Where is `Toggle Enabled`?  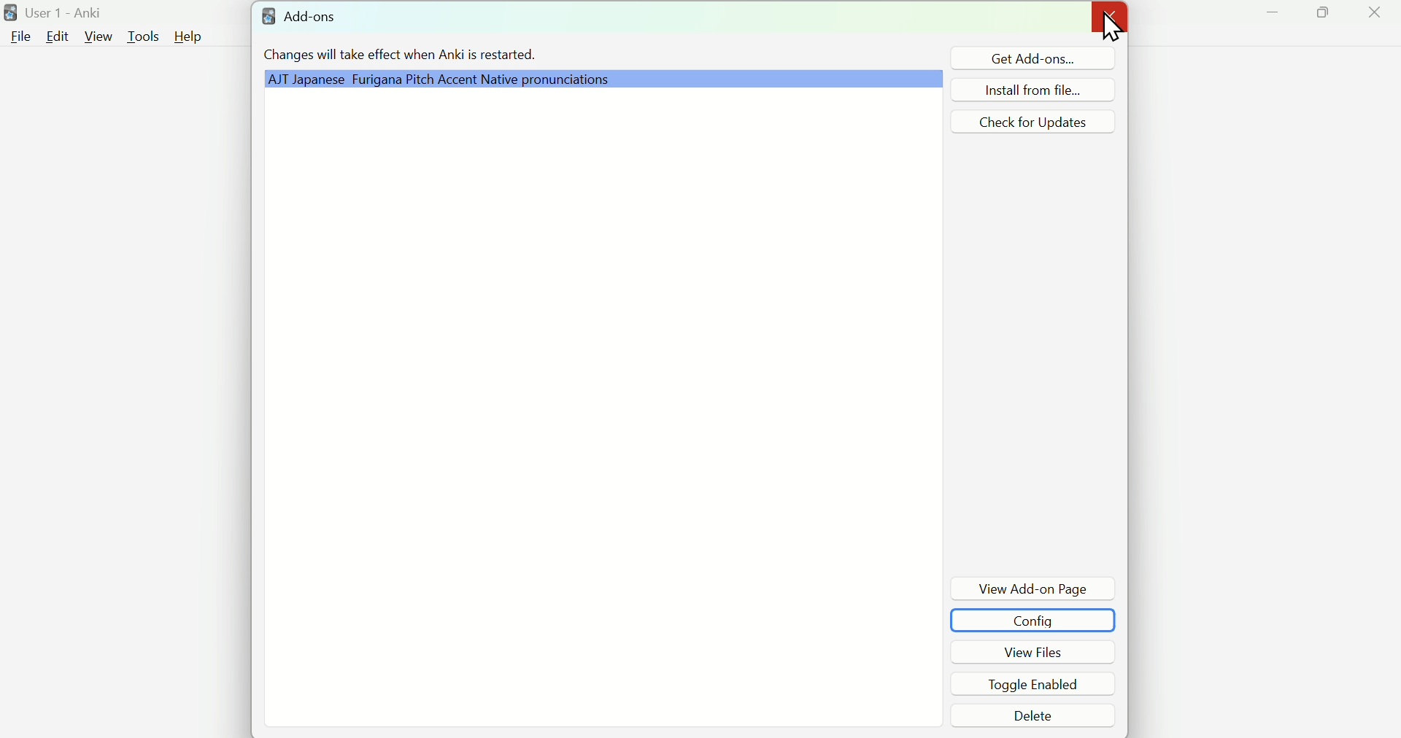
Toggle Enabled is located at coordinates (1029, 685).